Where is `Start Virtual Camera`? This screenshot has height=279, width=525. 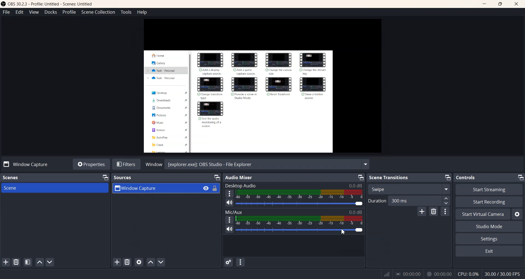 Start Virtual Camera is located at coordinates (482, 214).